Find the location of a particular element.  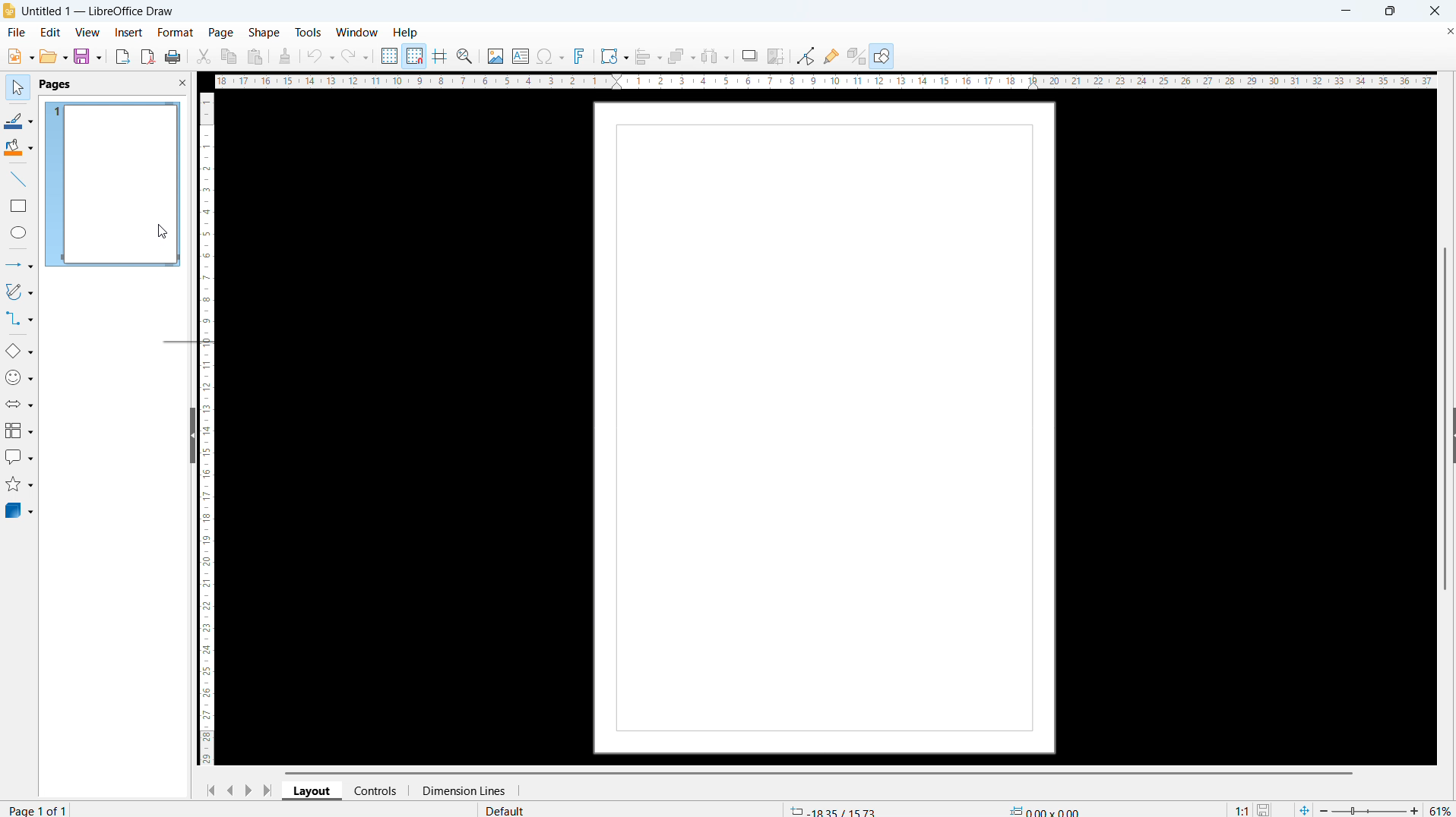

view is located at coordinates (87, 33).